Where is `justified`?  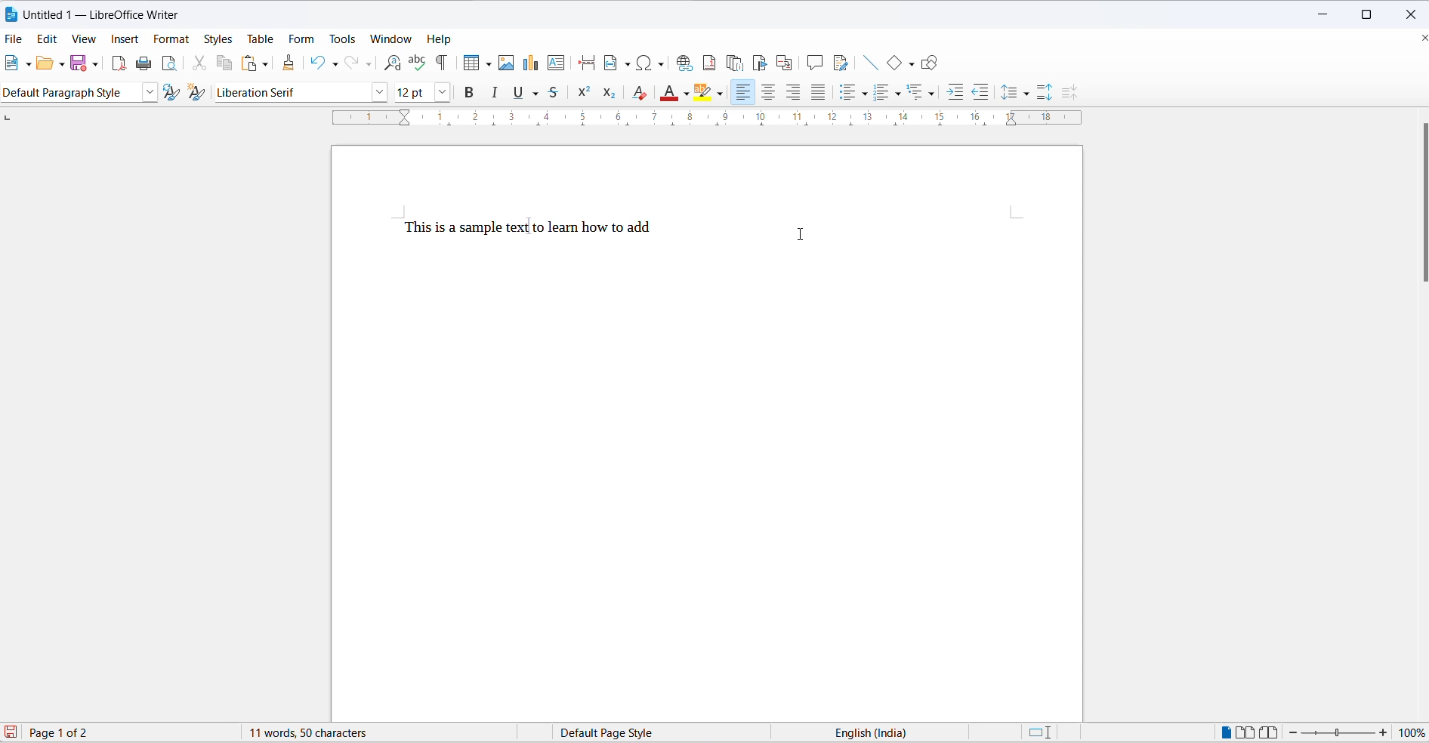 justified is located at coordinates (816, 92).